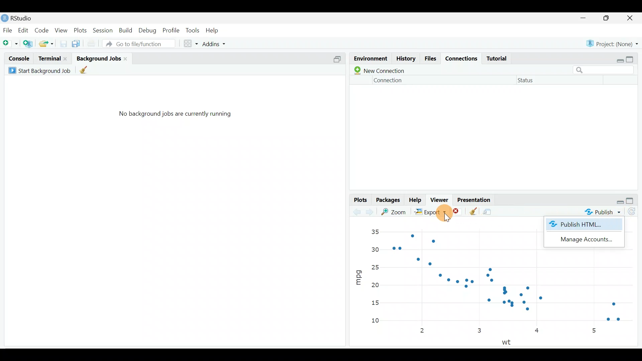 Image resolution: width=642 pixels, height=361 pixels. I want to click on Close, so click(631, 18).